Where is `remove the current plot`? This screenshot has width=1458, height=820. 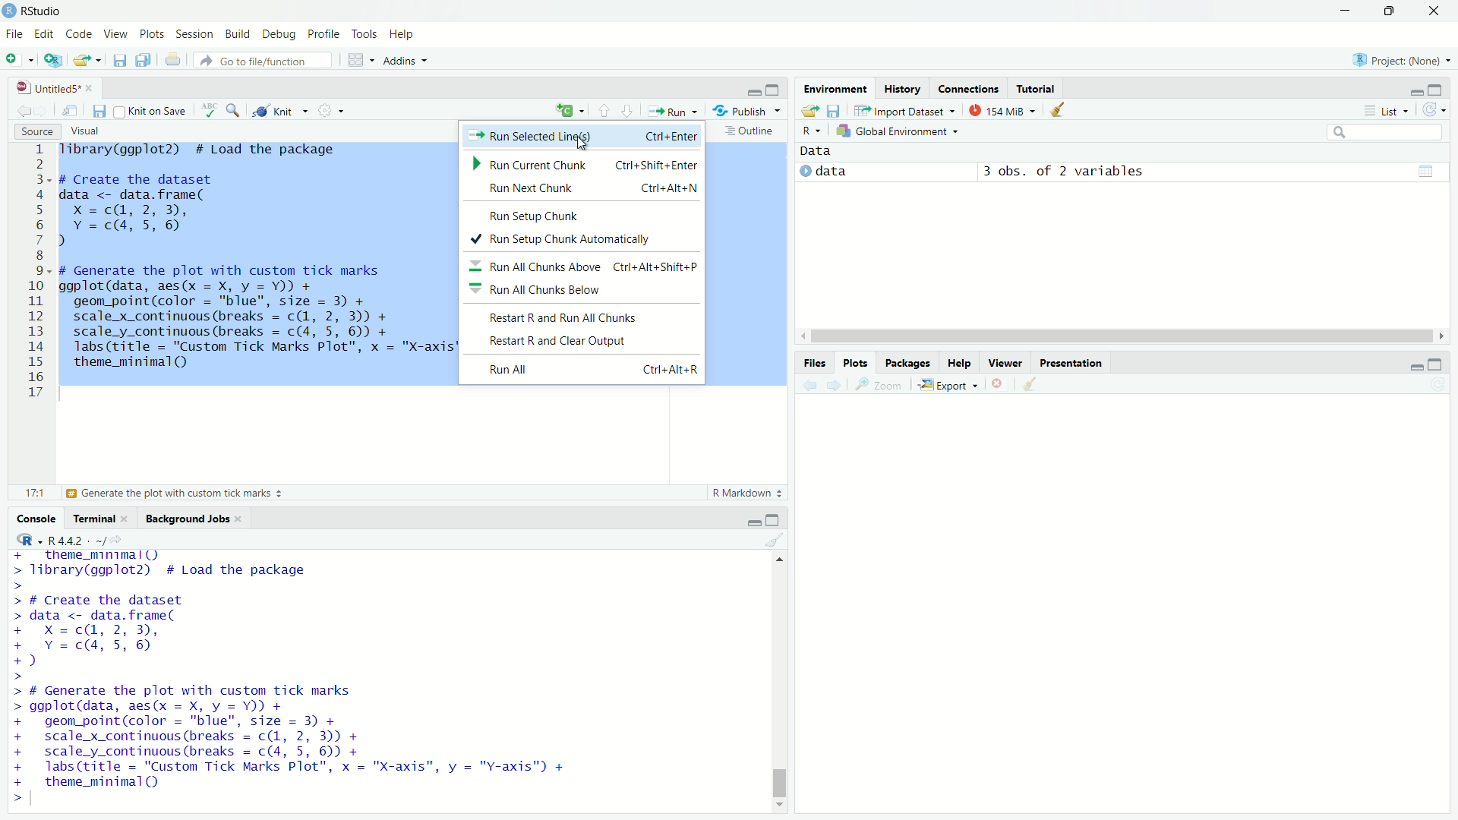
remove the current plot is located at coordinates (999, 384).